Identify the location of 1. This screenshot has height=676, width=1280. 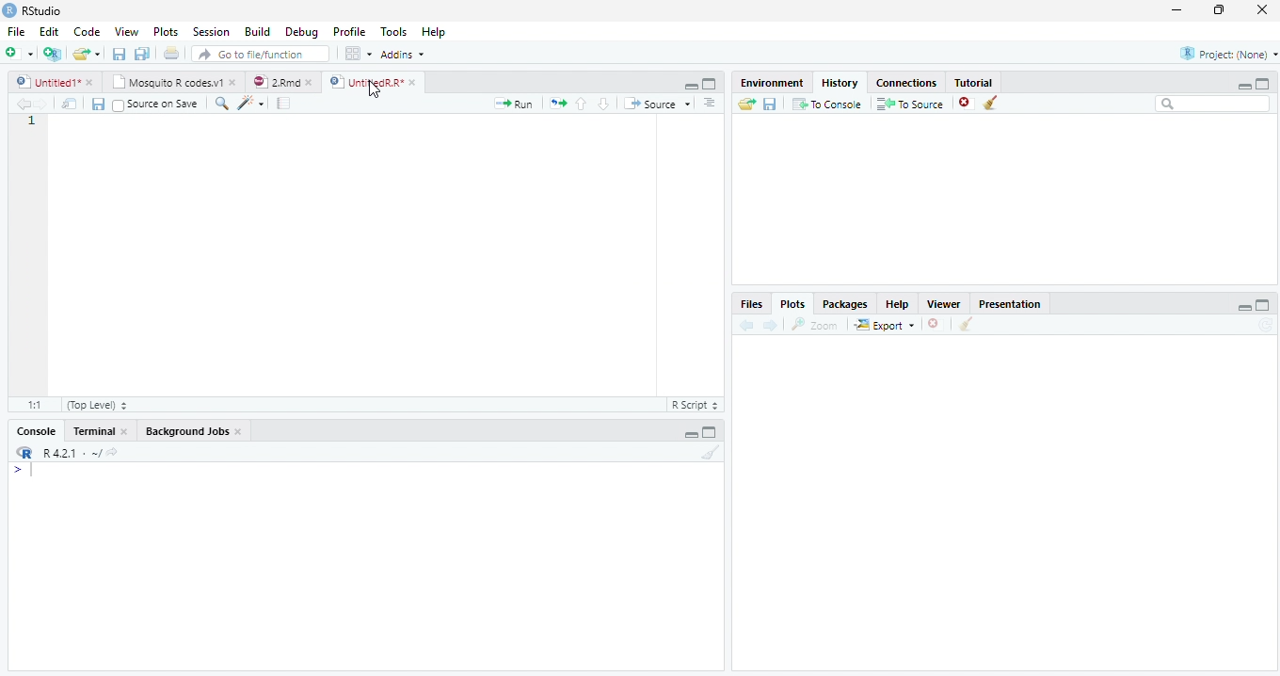
(29, 122).